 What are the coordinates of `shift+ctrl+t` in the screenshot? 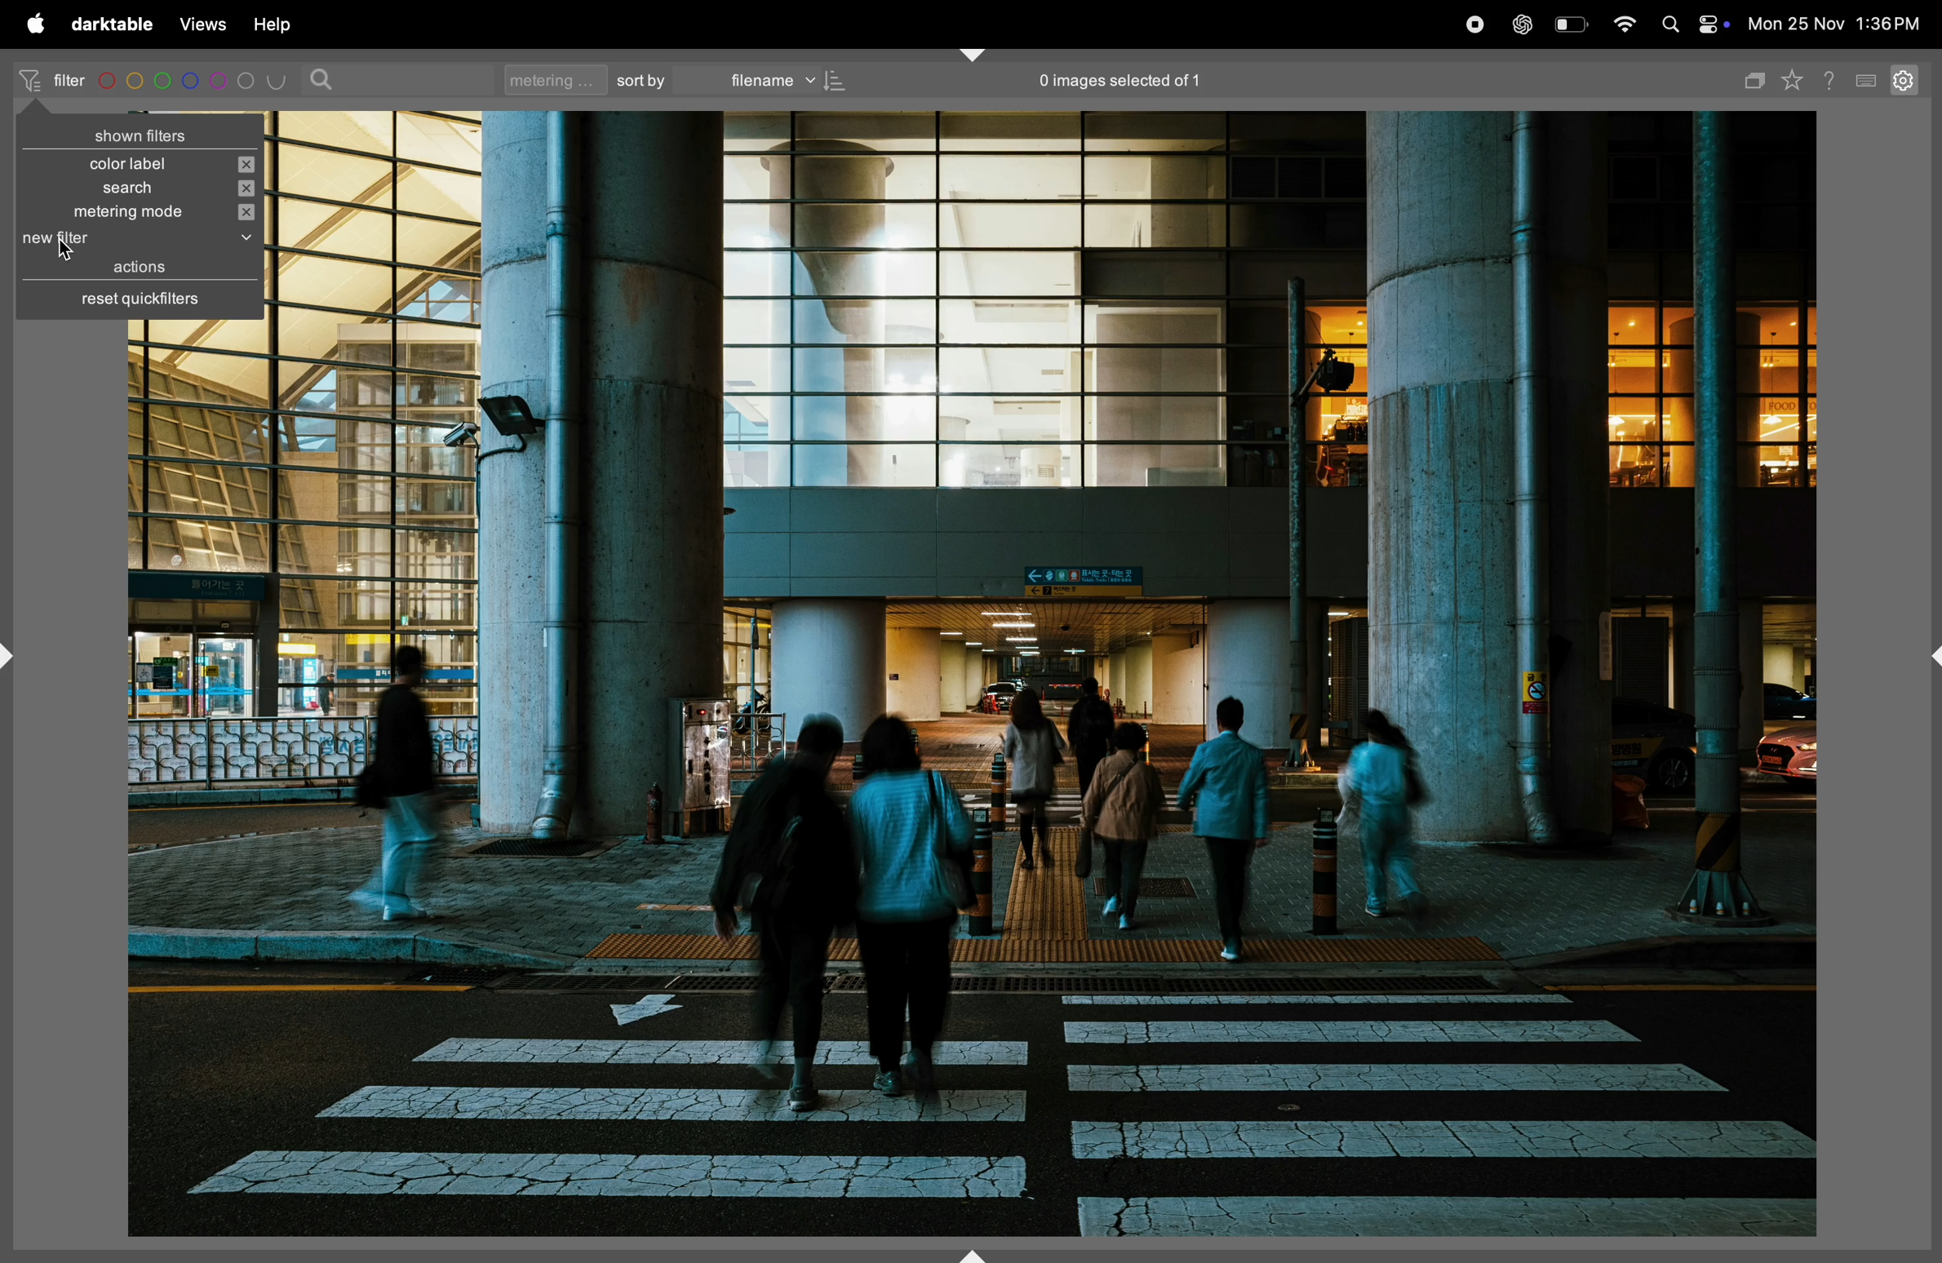 It's located at (973, 54).